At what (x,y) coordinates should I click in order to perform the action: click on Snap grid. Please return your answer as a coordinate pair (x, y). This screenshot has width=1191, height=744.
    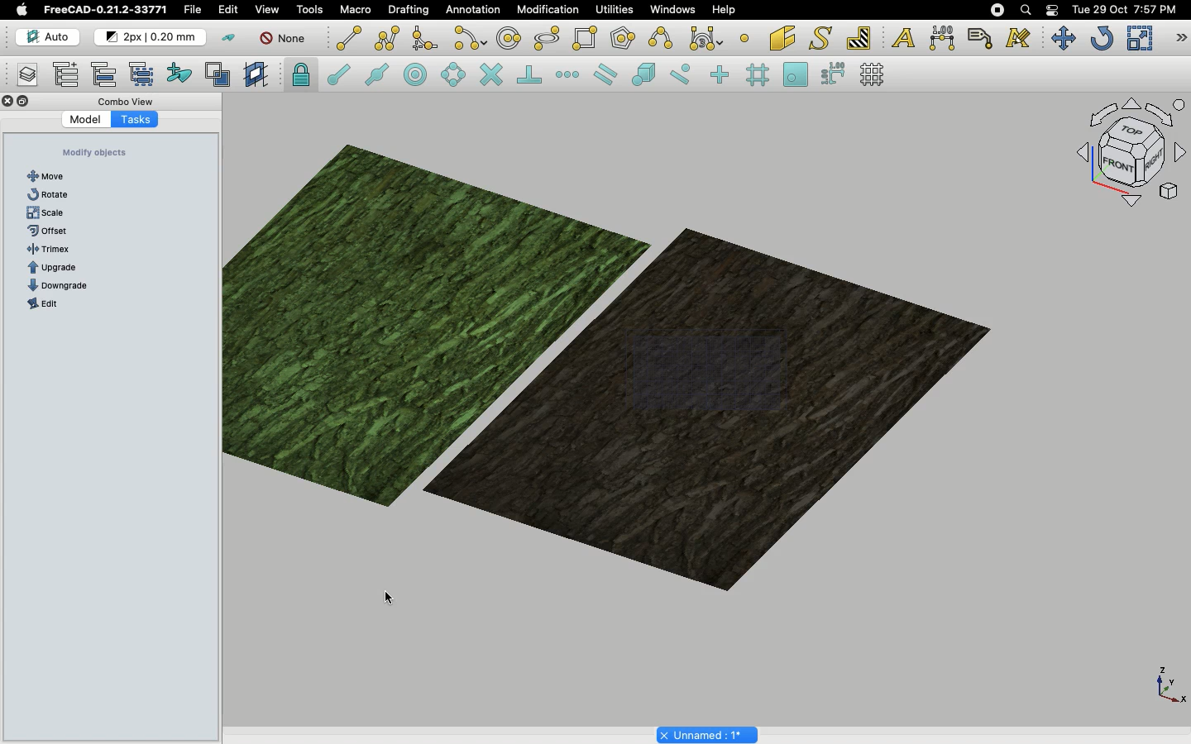
    Looking at the image, I should click on (759, 75).